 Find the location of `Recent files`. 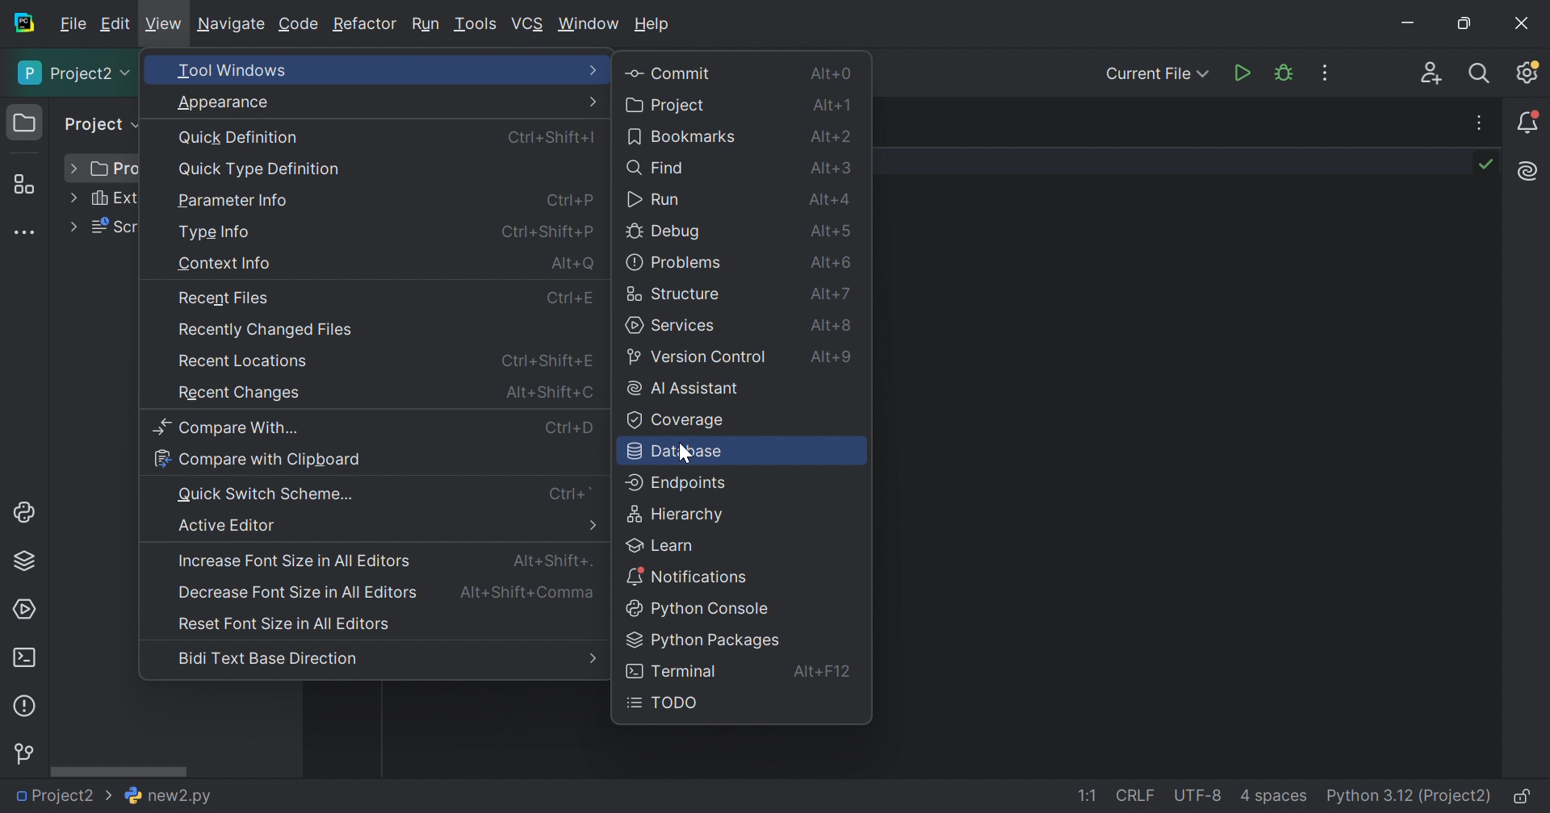

Recent files is located at coordinates (228, 297).